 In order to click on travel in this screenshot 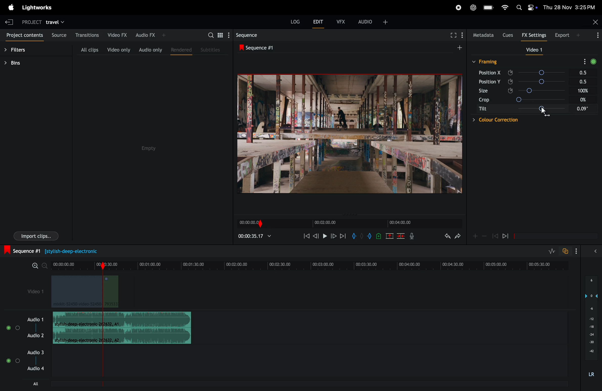, I will do `click(57, 21)`.